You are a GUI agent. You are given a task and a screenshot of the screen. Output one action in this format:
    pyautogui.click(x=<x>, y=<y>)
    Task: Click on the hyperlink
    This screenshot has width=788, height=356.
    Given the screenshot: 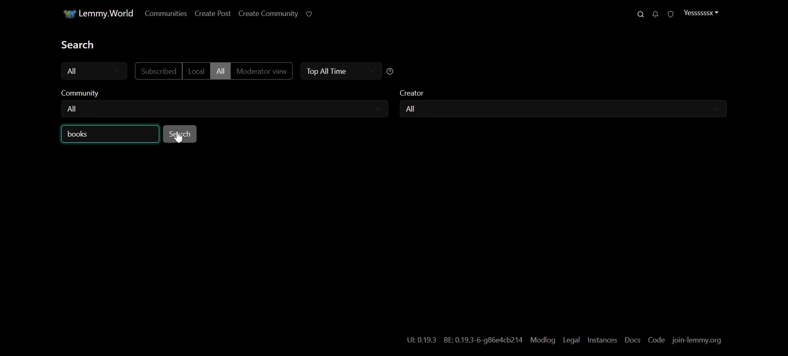 What is the action you would take?
    pyautogui.click(x=465, y=340)
    